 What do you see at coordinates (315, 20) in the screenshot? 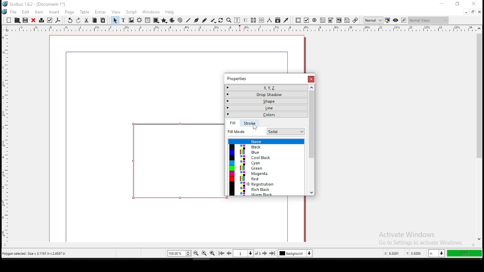
I see `pdf radio button` at bounding box center [315, 20].